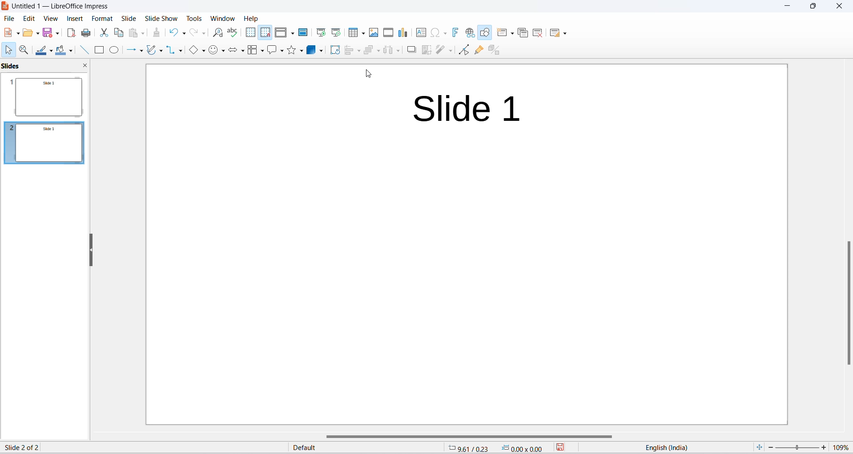 This screenshot has width=853, height=454. I want to click on vertical scroll bar, so click(848, 305).